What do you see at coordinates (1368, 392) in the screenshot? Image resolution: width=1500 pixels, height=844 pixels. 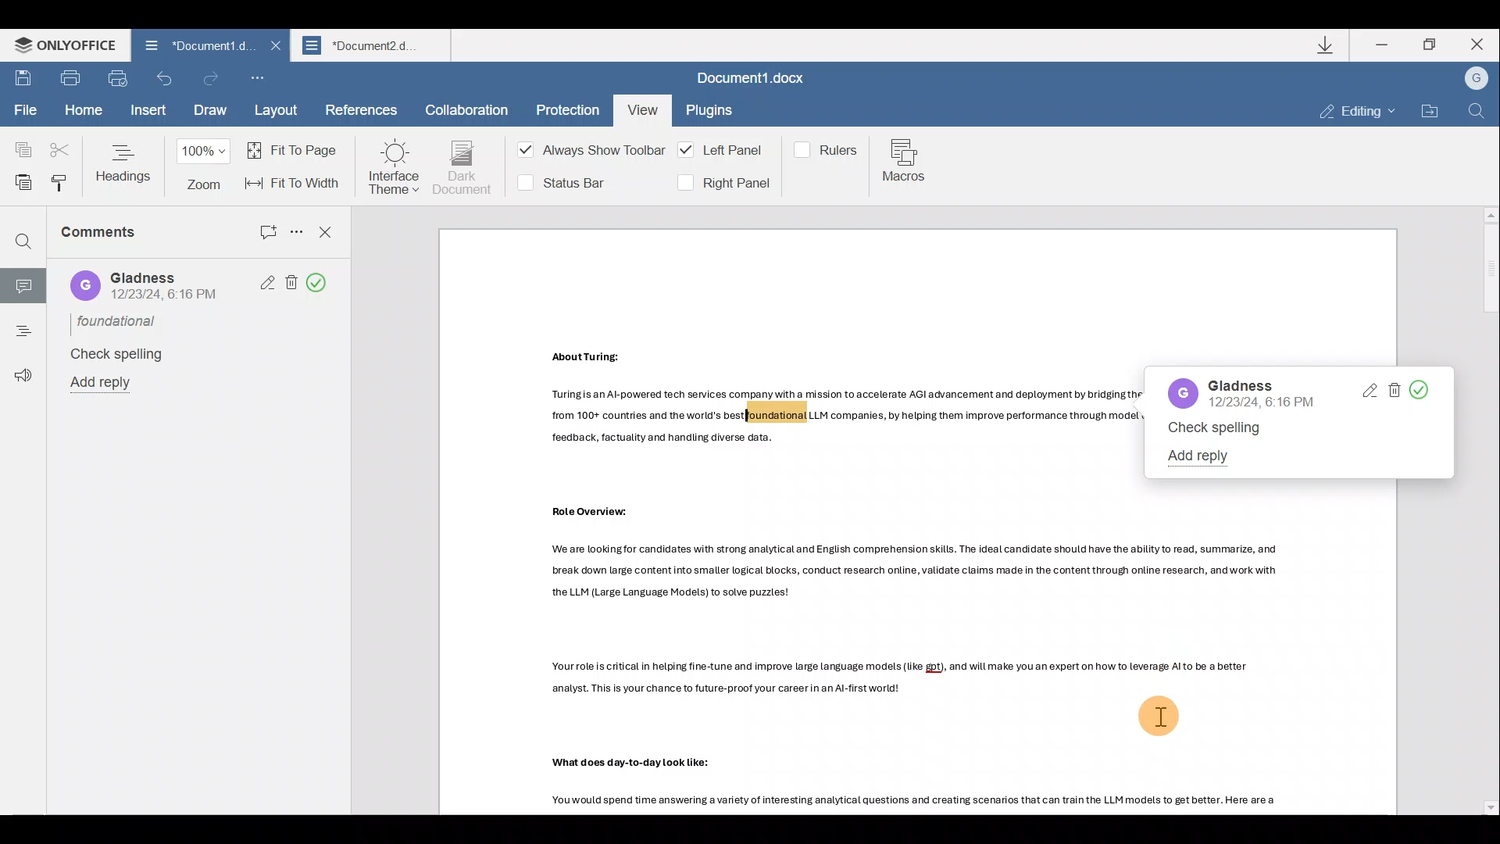 I see `Edit` at bounding box center [1368, 392].